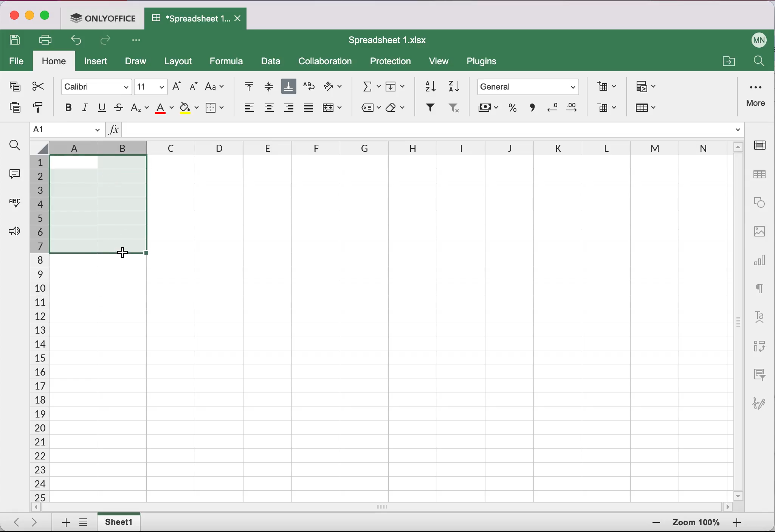  Describe the element at coordinates (215, 86) in the screenshot. I see `change case` at that location.